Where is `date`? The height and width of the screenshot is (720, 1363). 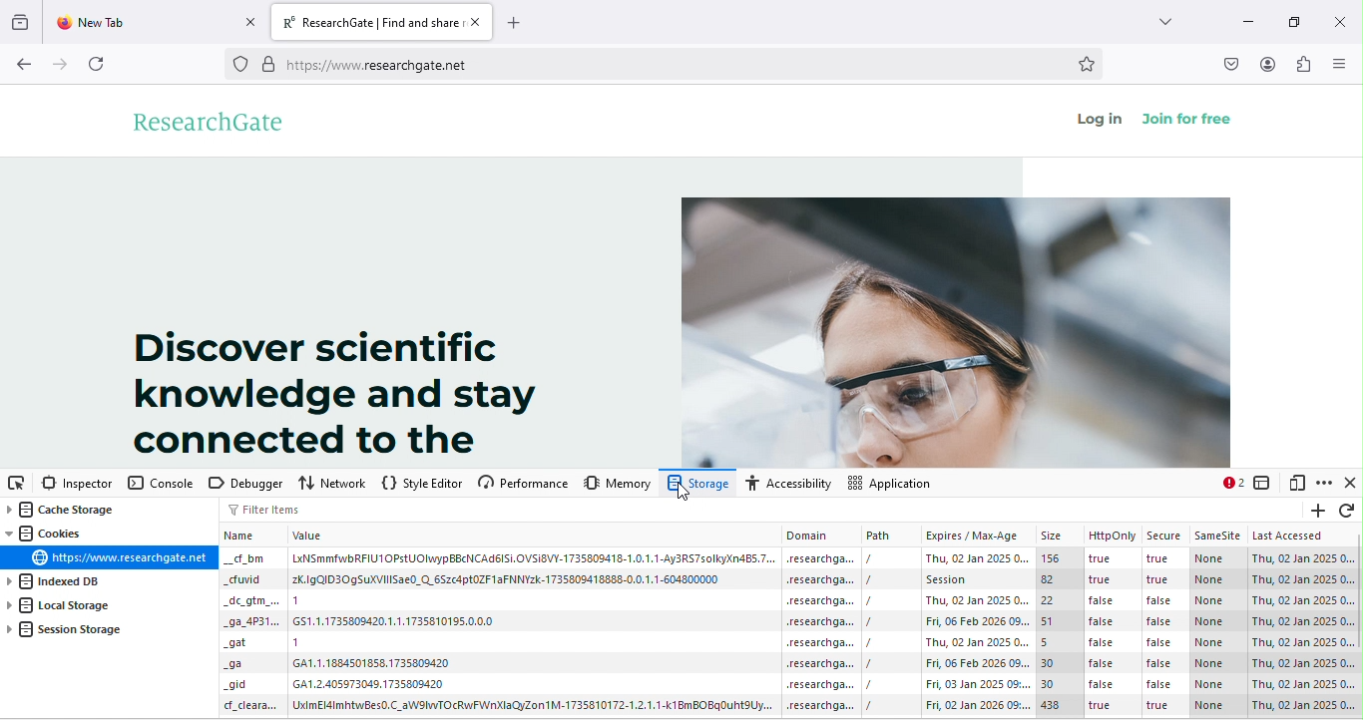
date is located at coordinates (1305, 621).